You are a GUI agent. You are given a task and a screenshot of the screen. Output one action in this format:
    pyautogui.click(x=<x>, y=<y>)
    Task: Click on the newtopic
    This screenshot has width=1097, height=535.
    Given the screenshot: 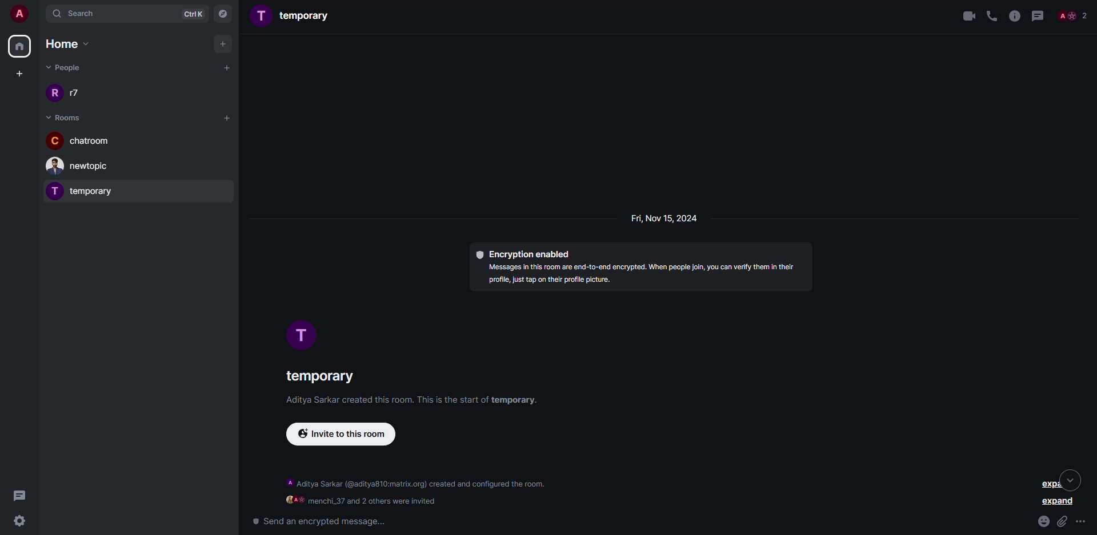 What is the action you would take?
    pyautogui.click(x=82, y=166)
    